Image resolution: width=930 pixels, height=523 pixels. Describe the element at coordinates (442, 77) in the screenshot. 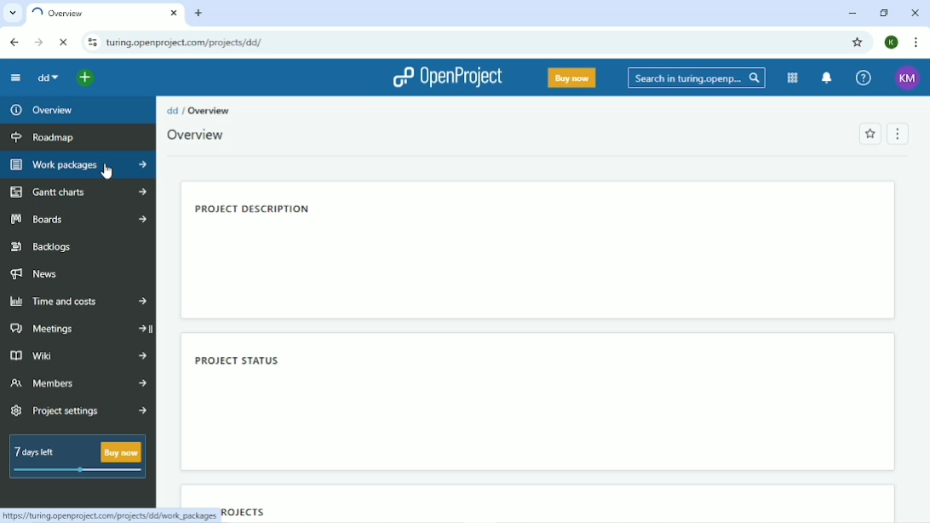

I see `OpenProject` at that location.